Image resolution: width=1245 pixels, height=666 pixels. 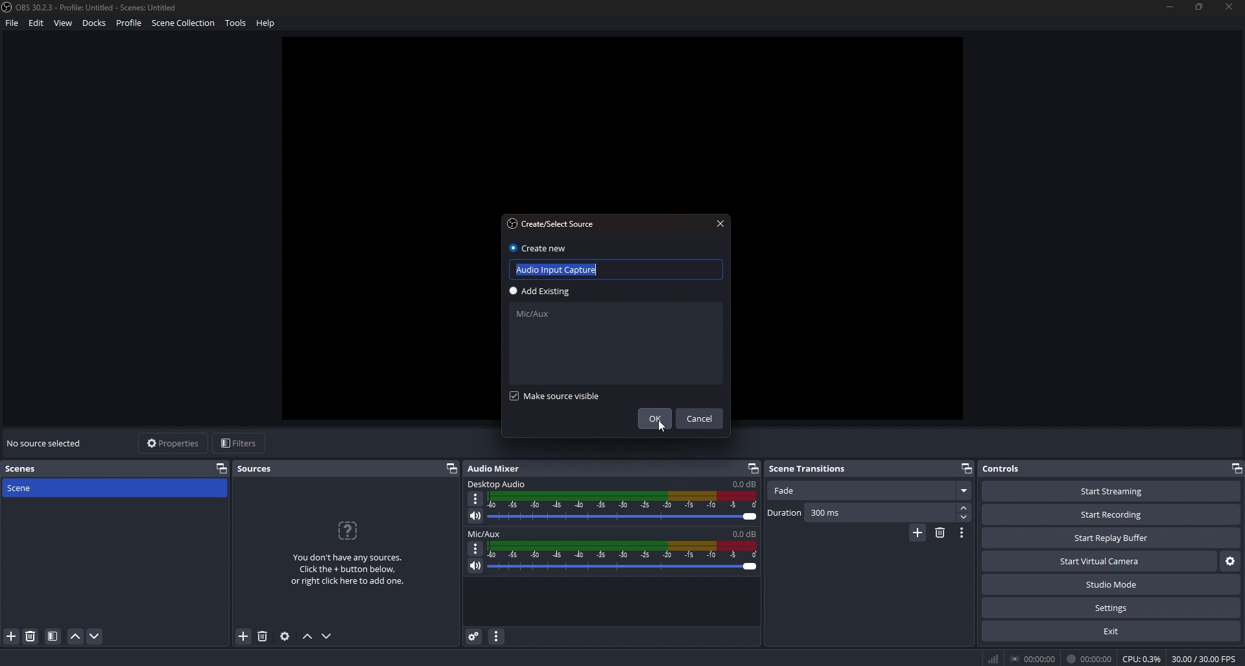 I want to click on start streaming, so click(x=1111, y=491).